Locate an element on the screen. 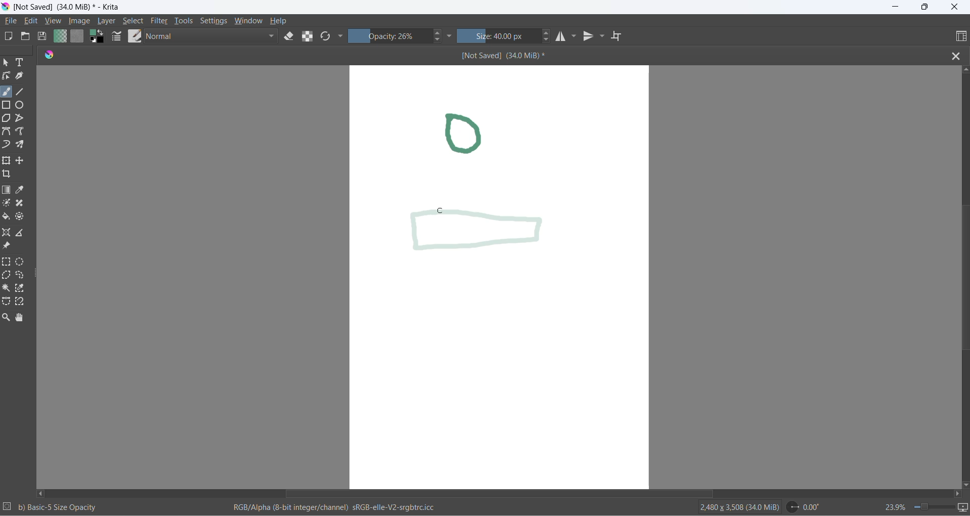 The image size is (970, 516). select is located at coordinates (135, 21).